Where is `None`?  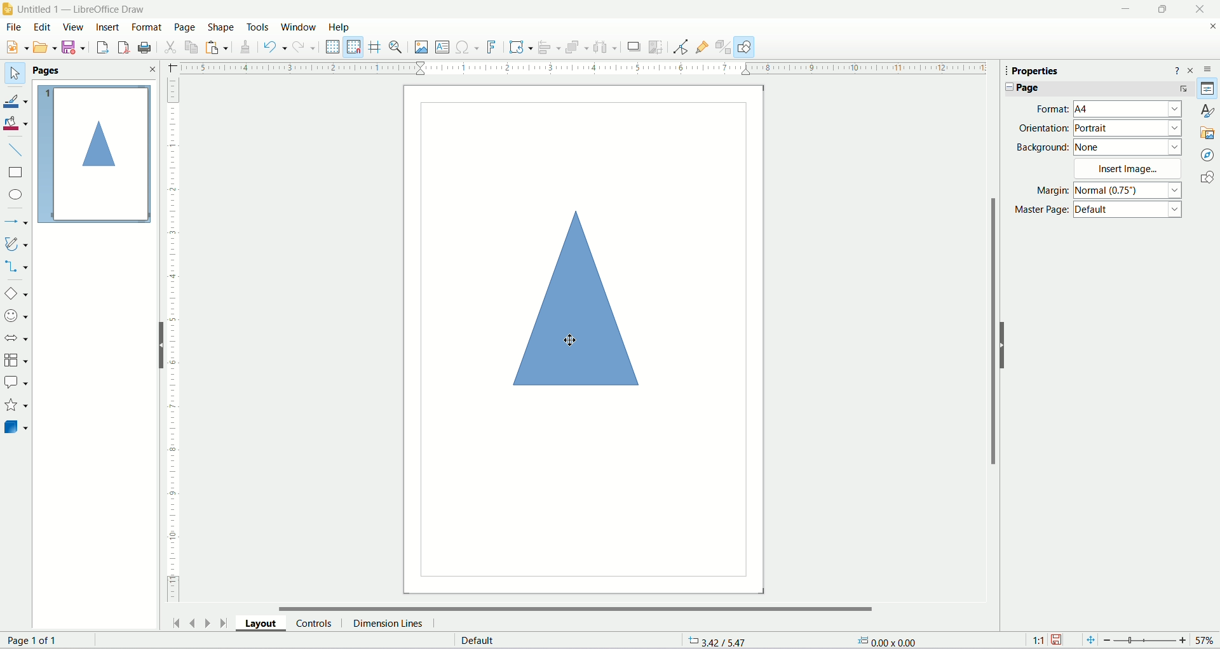 None is located at coordinates (1127, 147).